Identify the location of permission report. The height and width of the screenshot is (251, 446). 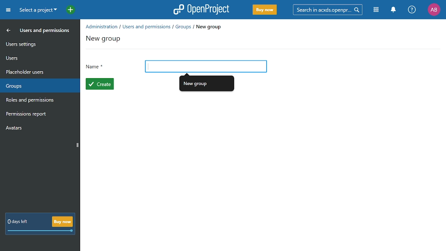
(37, 115).